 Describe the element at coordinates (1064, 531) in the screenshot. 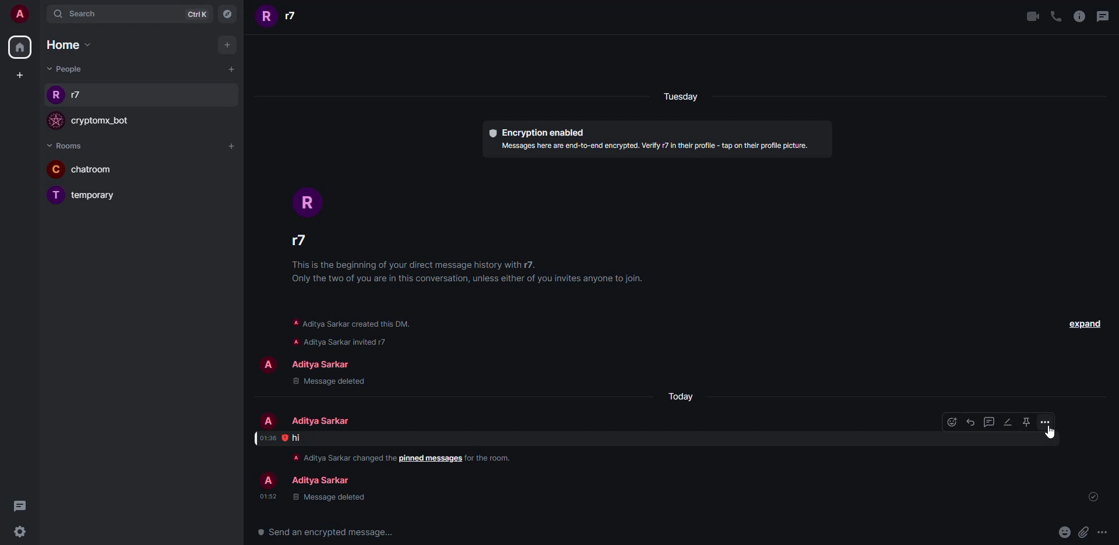

I see `emoji` at that location.